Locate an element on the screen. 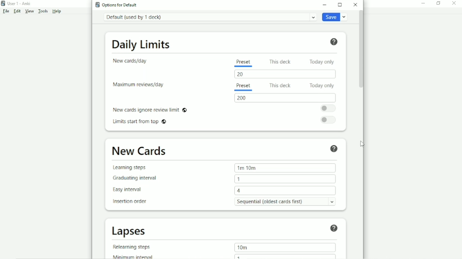 The height and width of the screenshot is (259, 462). 1 is located at coordinates (285, 256).